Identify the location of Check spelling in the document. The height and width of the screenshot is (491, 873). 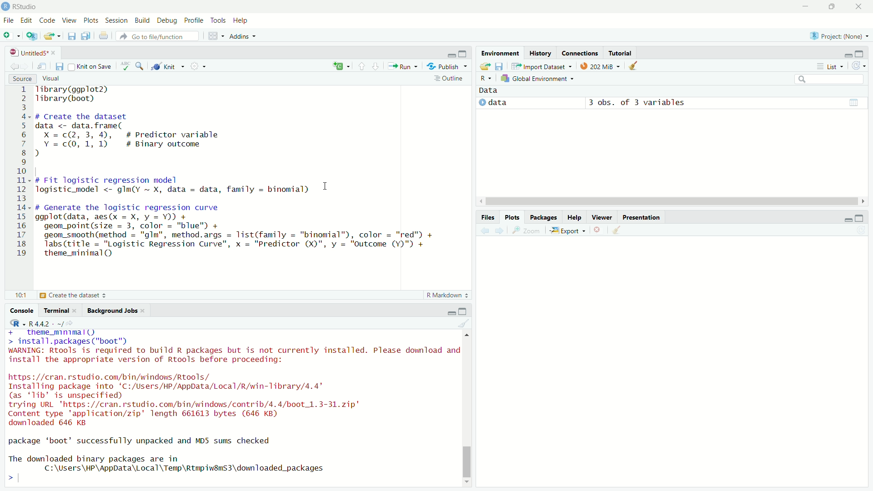
(125, 66).